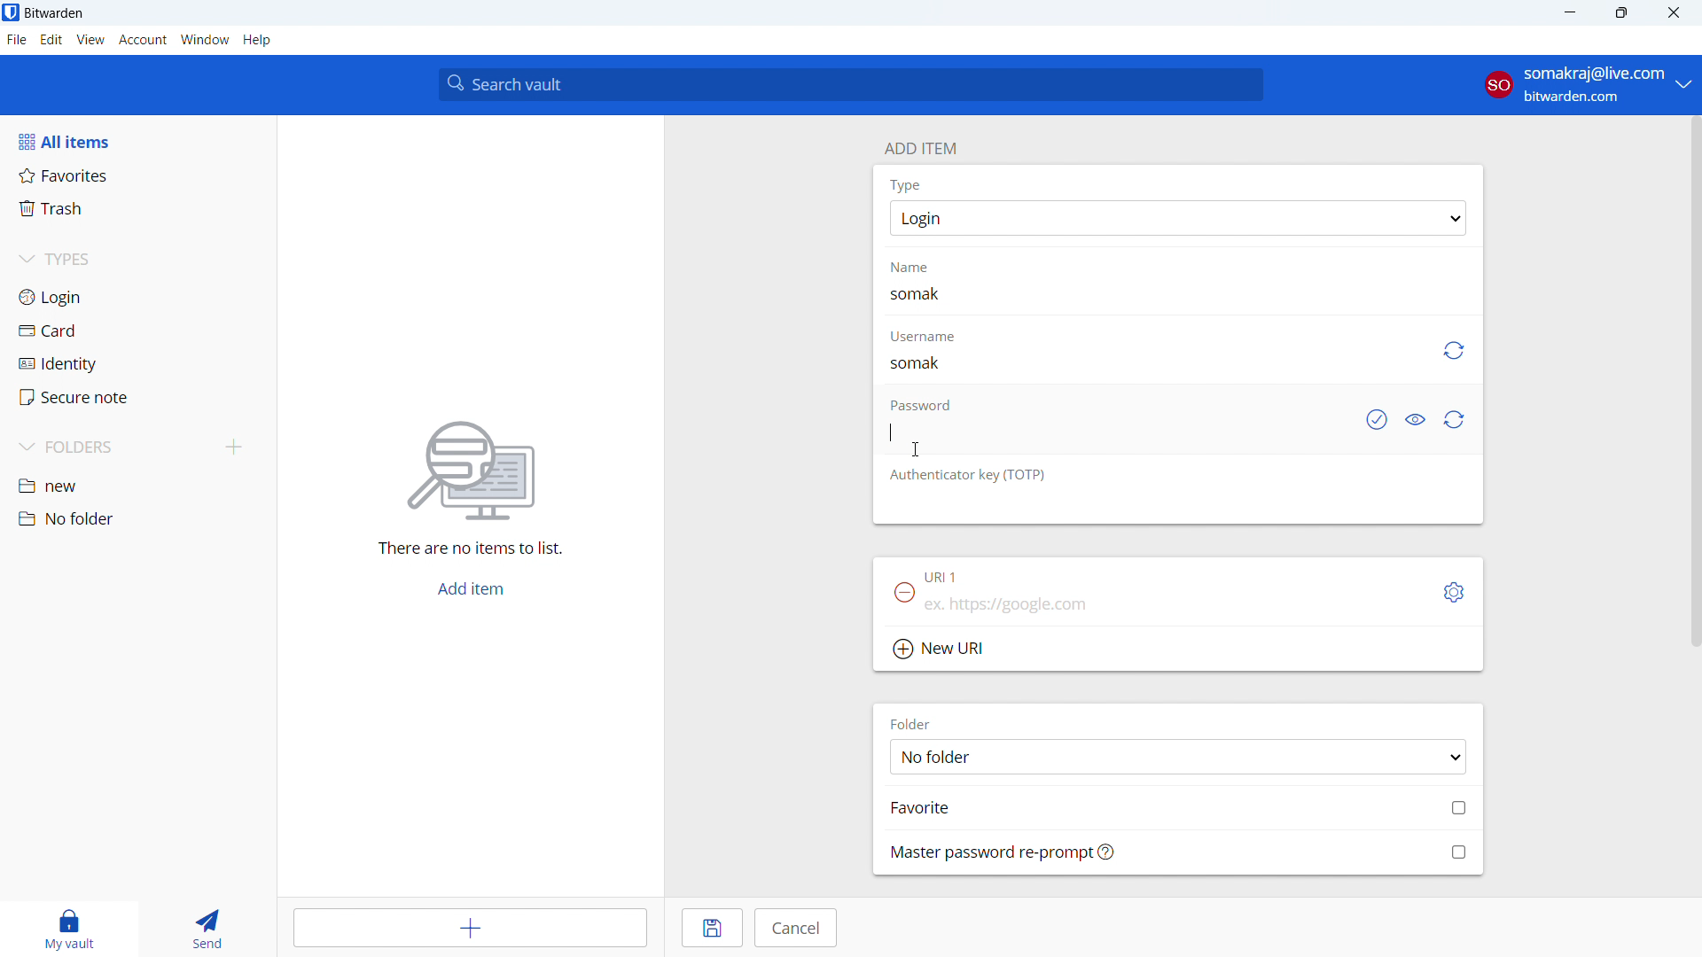 This screenshot has width=1702, height=957. Describe the element at coordinates (1177, 609) in the screenshot. I see `add url` at that location.